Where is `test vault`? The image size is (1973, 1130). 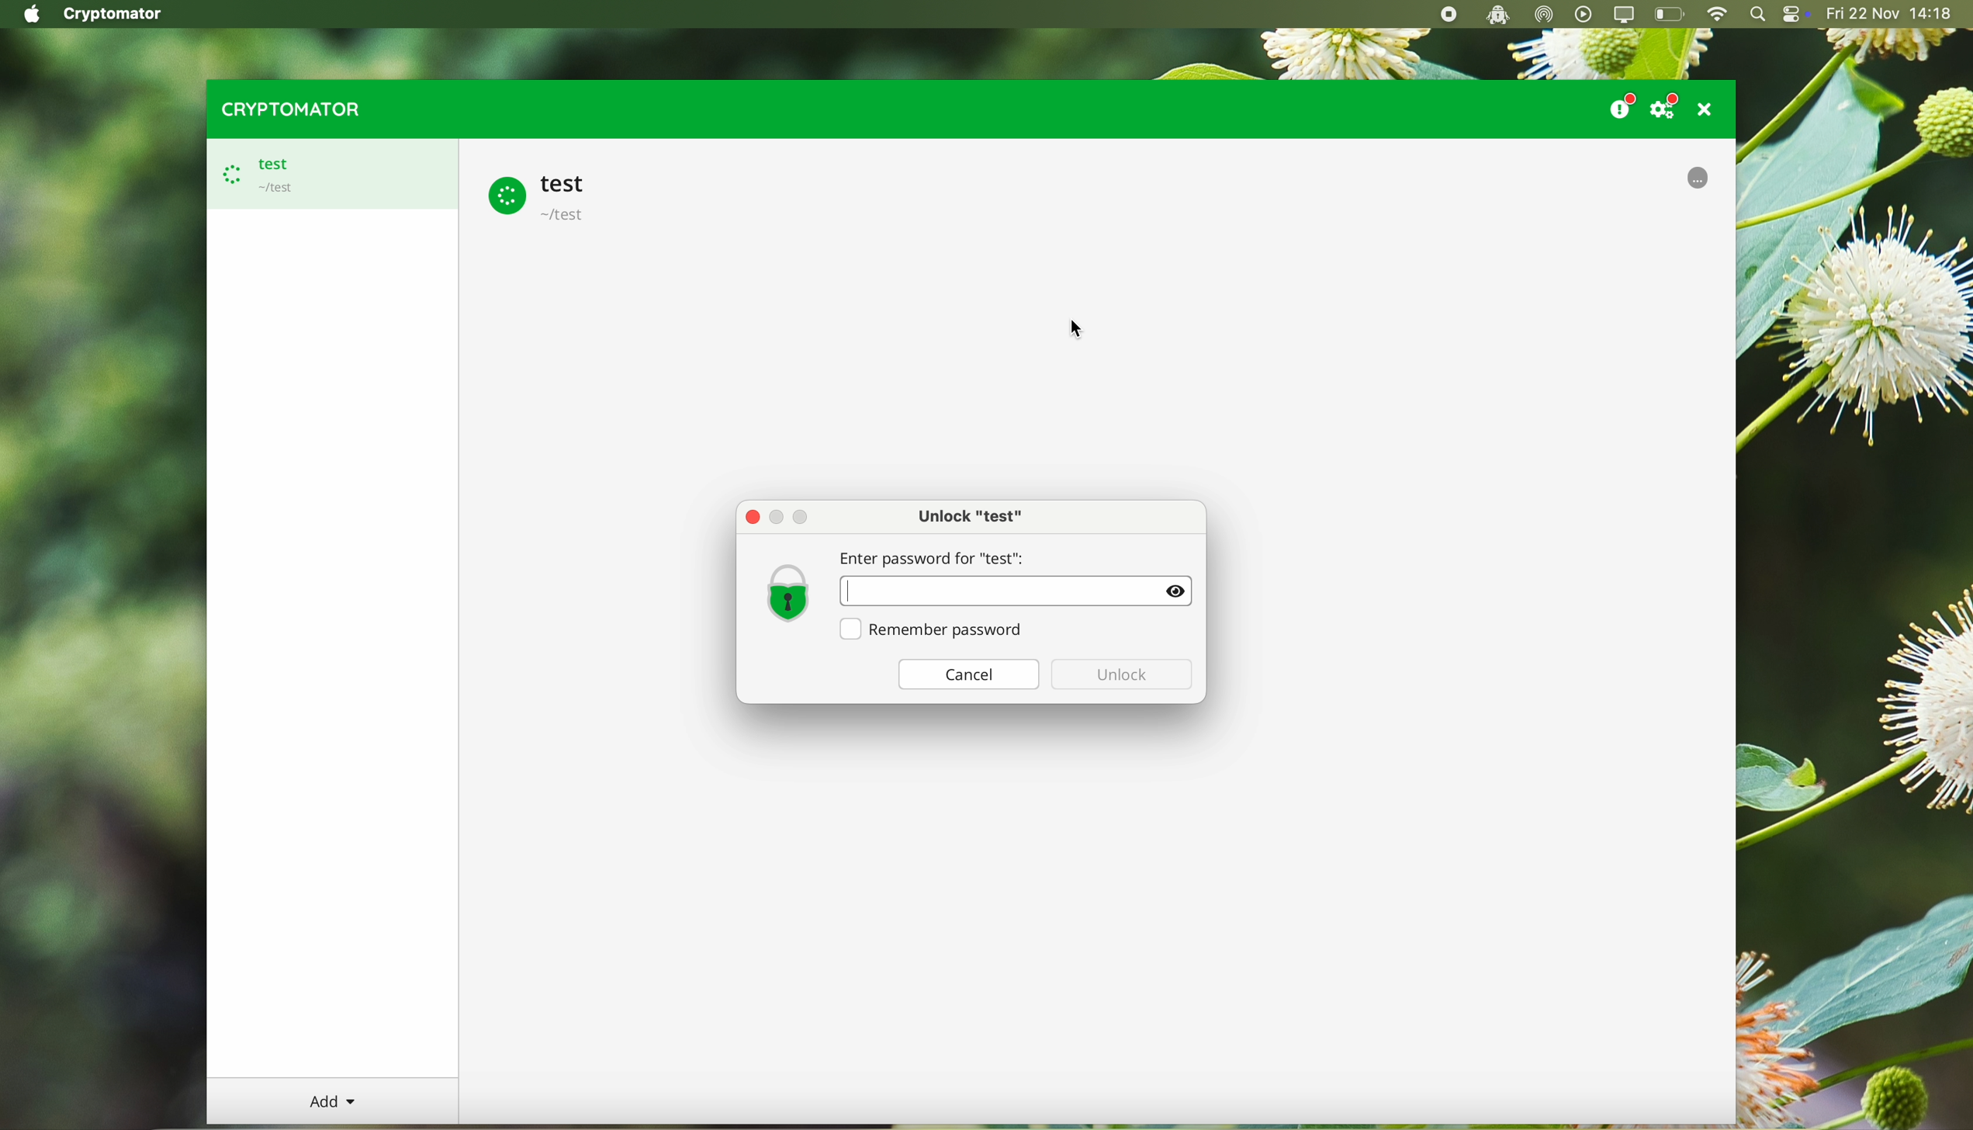
test vault is located at coordinates (544, 195).